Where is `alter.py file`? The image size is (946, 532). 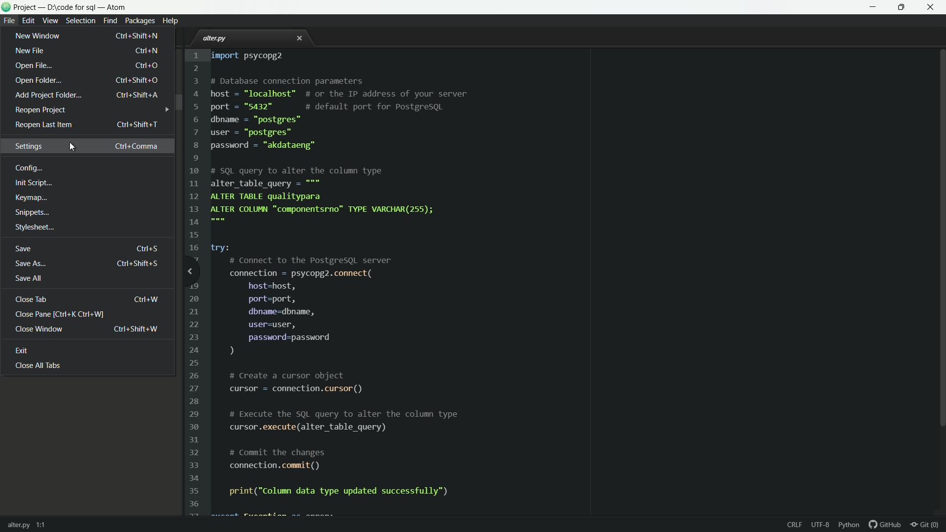 alter.py file is located at coordinates (217, 38).